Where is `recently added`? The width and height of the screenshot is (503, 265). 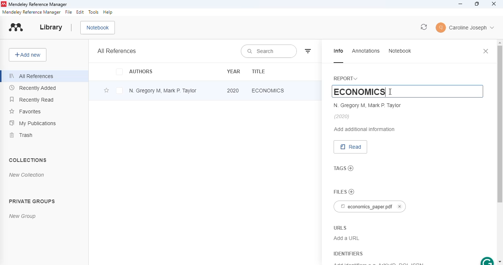
recently added is located at coordinates (32, 88).